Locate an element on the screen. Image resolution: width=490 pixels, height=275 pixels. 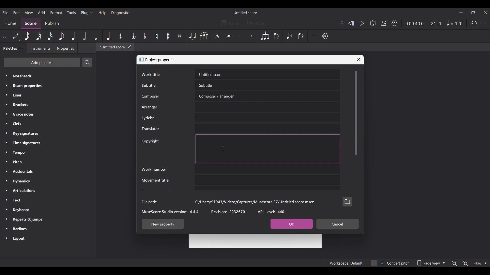
Whole note is located at coordinates (96, 36).